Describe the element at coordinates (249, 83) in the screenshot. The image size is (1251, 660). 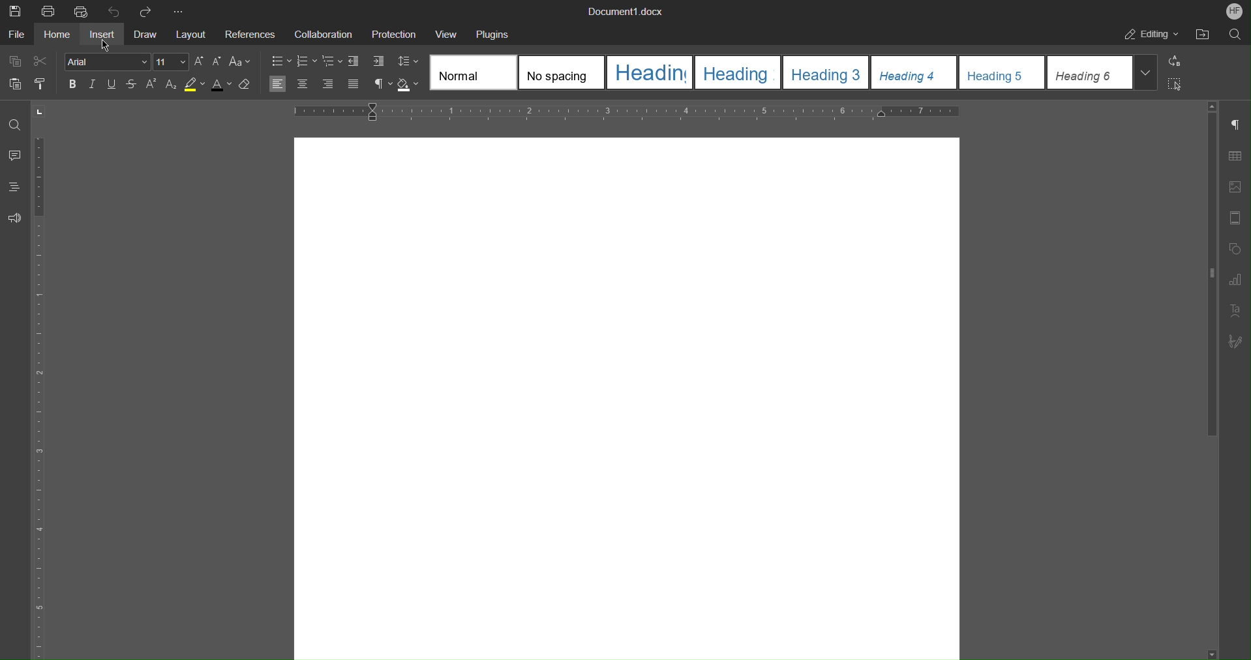
I see `Erase Style` at that location.